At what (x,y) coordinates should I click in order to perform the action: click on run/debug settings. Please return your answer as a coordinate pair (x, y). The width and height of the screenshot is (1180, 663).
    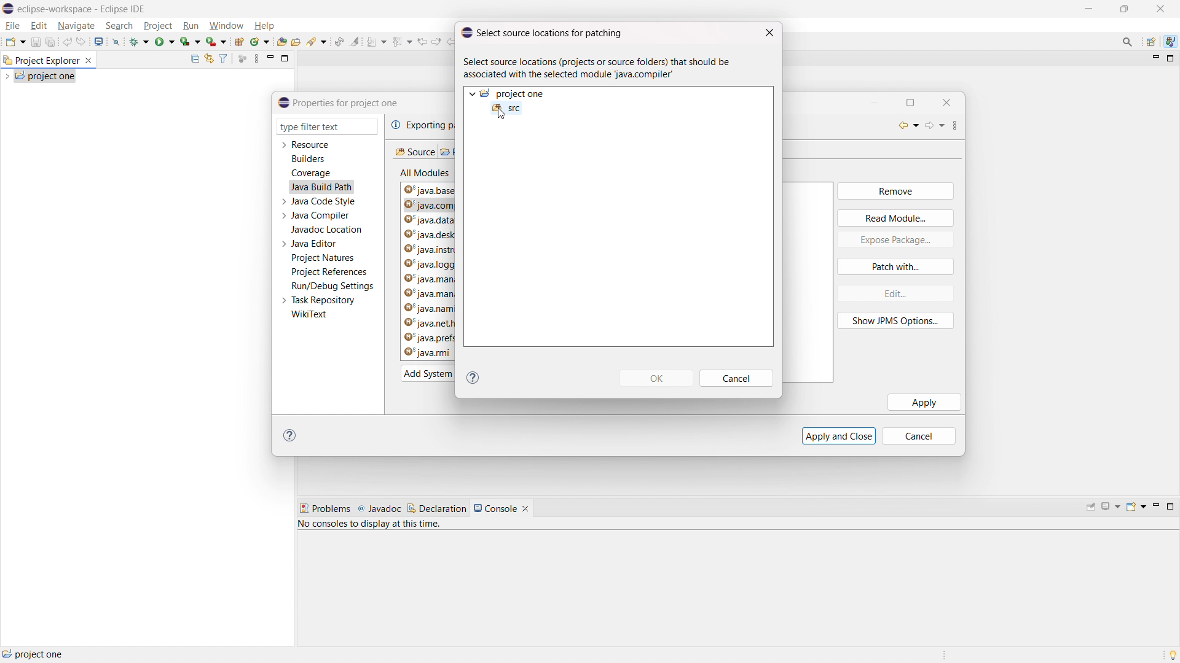
    Looking at the image, I should click on (333, 286).